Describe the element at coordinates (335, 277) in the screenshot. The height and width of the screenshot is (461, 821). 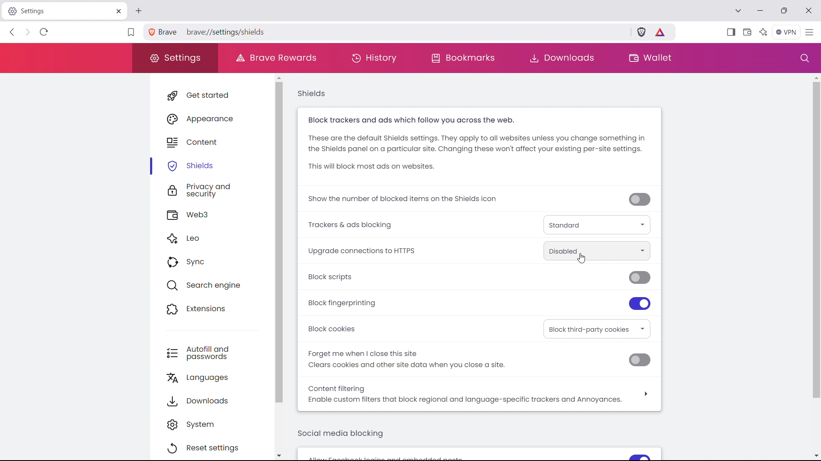
I see `block scripts` at that location.